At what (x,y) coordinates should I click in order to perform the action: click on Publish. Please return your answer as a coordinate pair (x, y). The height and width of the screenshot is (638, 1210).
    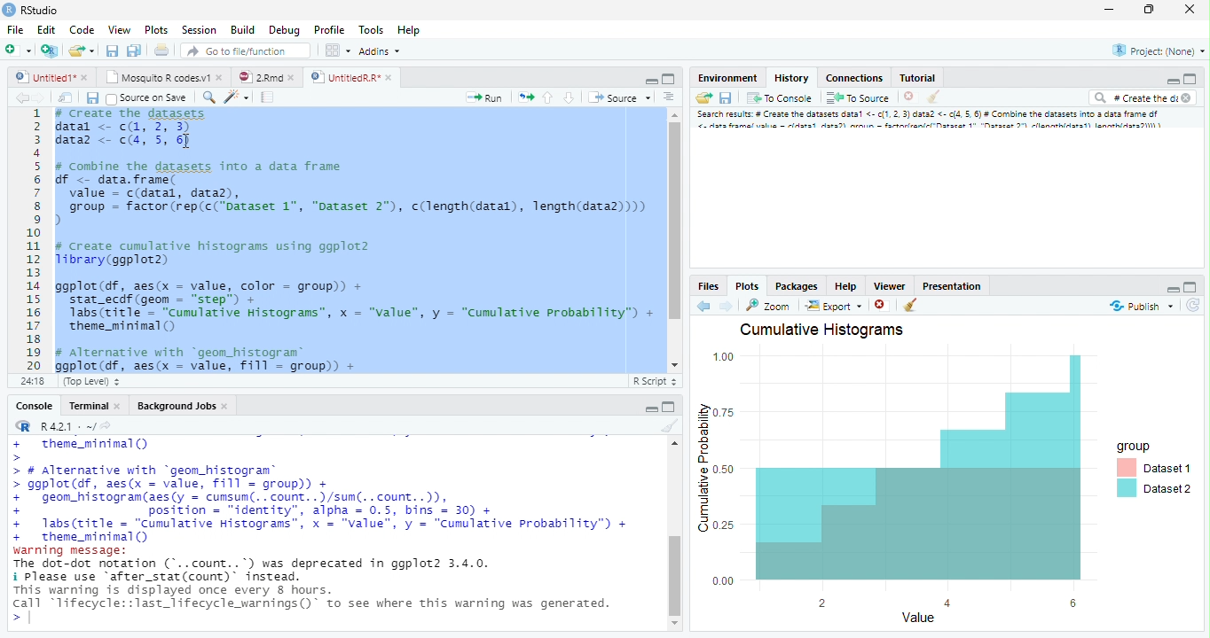
    Looking at the image, I should click on (1140, 307).